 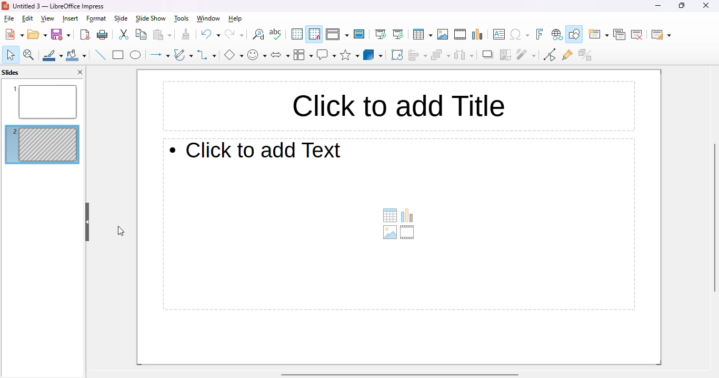 I want to click on tools, so click(x=181, y=19).